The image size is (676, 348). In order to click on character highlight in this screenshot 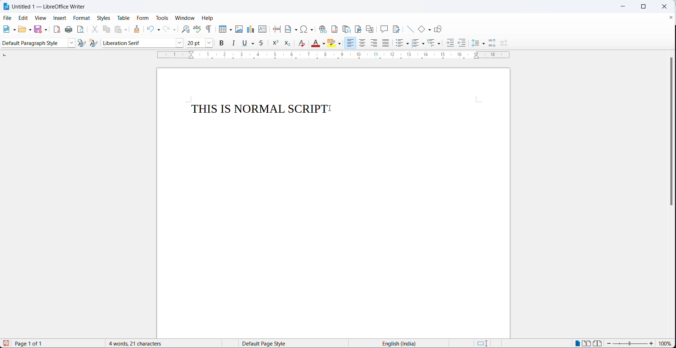, I will do `click(332, 43)`.